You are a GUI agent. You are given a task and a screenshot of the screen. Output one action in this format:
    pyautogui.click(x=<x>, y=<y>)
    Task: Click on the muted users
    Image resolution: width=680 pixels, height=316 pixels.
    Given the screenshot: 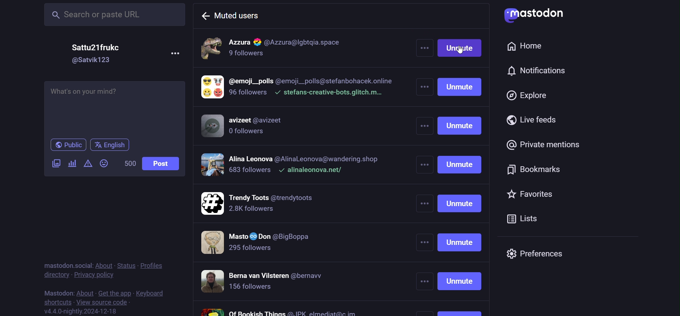 What is the action you would take?
    pyautogui.click(x=231, y=14)
    